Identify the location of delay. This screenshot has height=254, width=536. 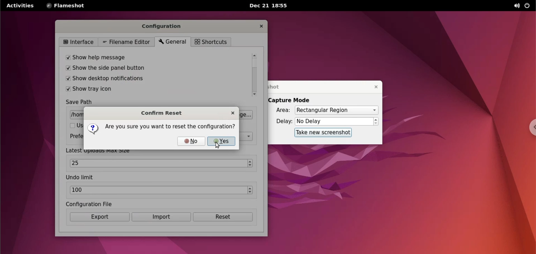
(282, 121).